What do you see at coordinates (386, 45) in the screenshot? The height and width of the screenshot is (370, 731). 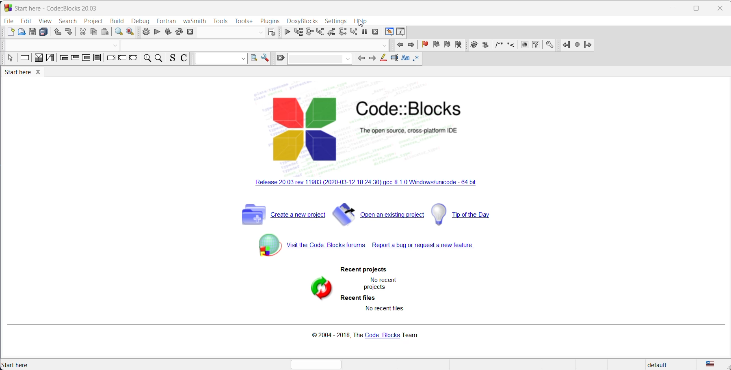 I see `dropdown` at bounding box center [386, 45].